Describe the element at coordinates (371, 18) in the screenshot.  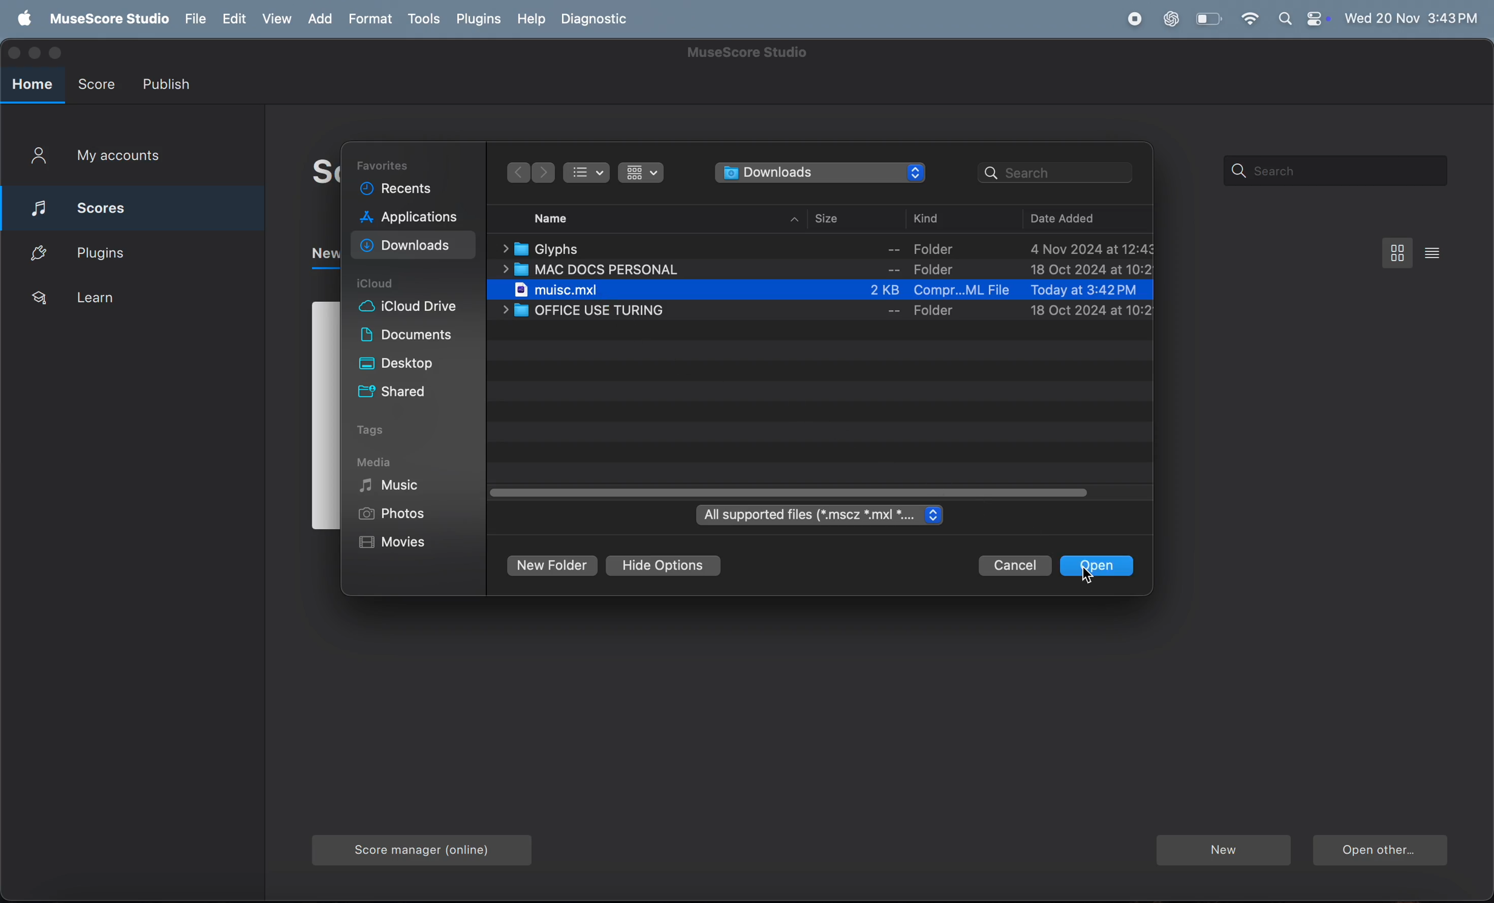
I see `format` at that location.